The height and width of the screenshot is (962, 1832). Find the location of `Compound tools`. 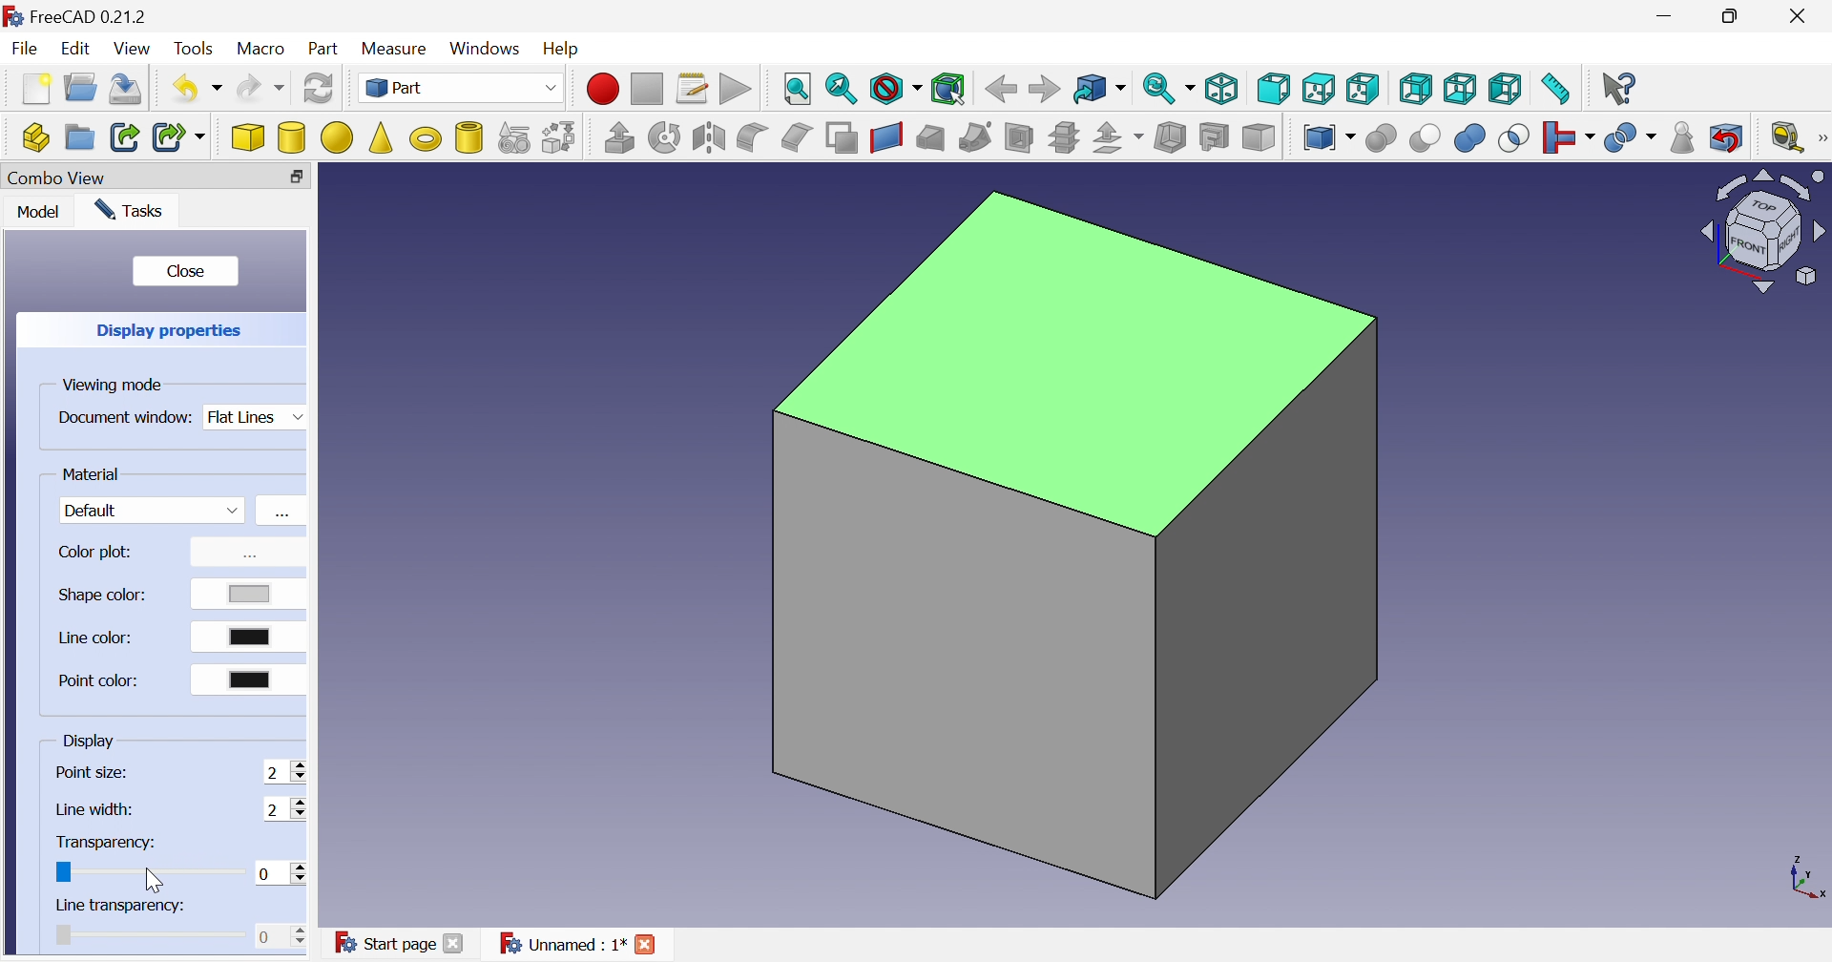

Compound tools is located at coordinates (1331, 138).